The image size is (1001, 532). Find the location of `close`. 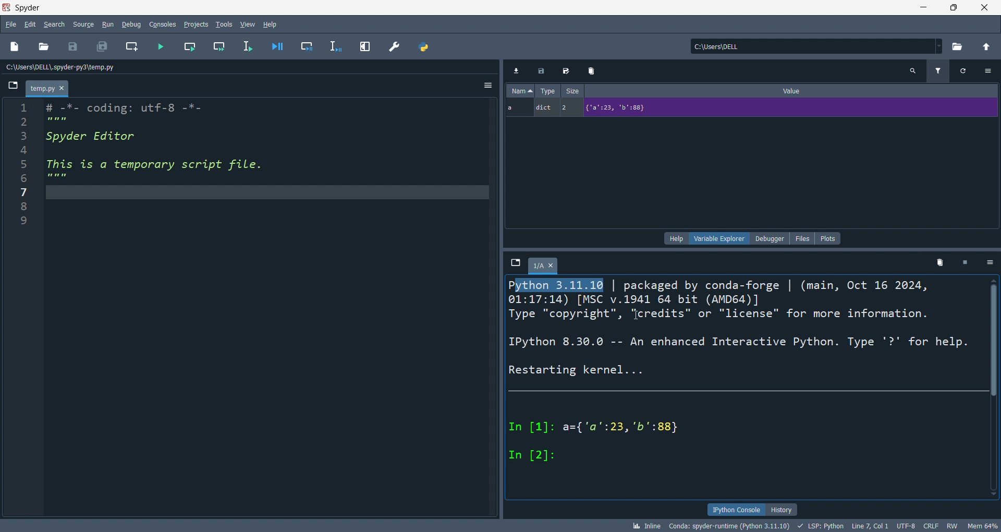

close is located at coordinates (983, 8).